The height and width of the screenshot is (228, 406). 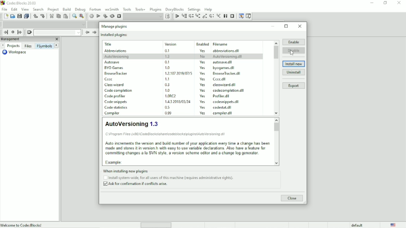 What do you see at coordinates (168, 113) in the screenshot?
I see `0.99` at bounding box center [168, 113].